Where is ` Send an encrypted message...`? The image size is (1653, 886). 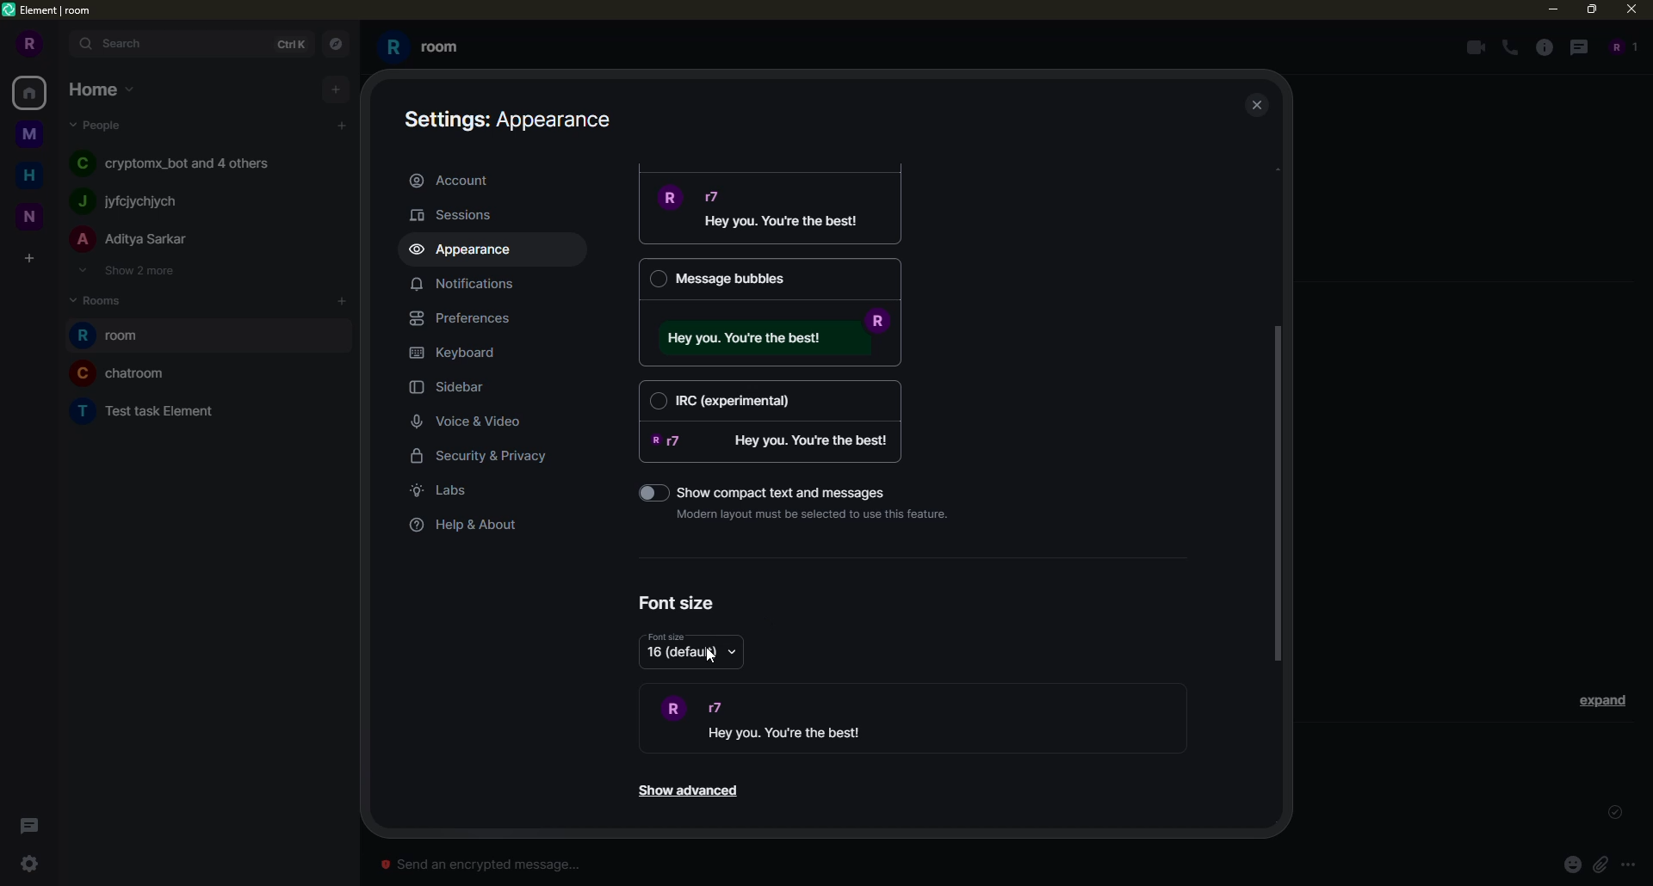
 Send an encrypted message... is located at coordinates (480, 864).